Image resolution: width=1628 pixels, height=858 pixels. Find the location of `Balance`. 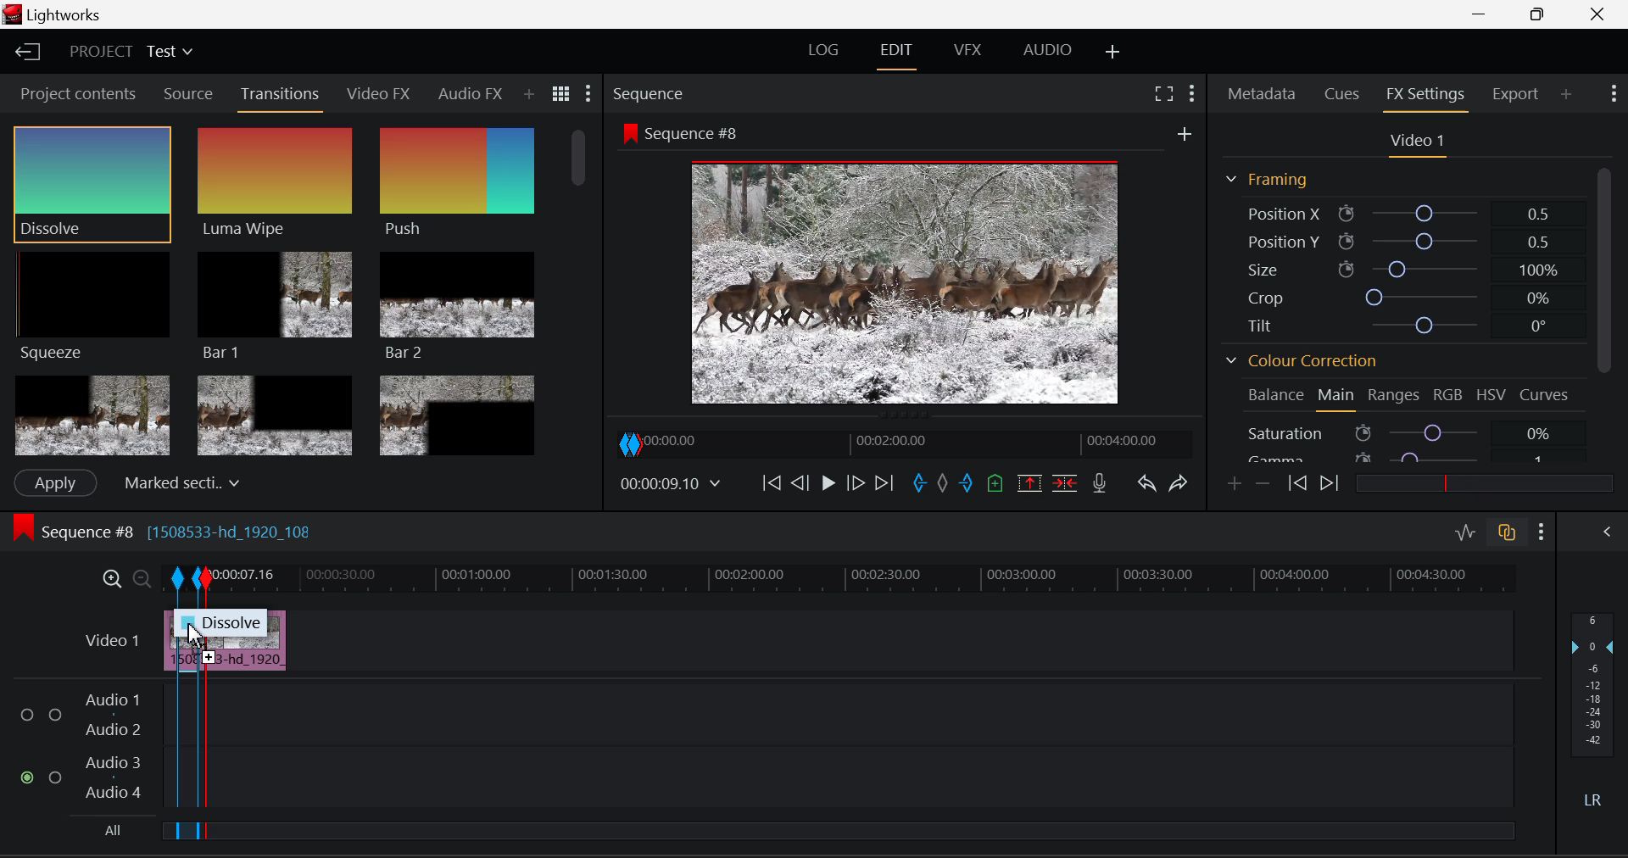

Balance is located at coordinates (1271, 395).